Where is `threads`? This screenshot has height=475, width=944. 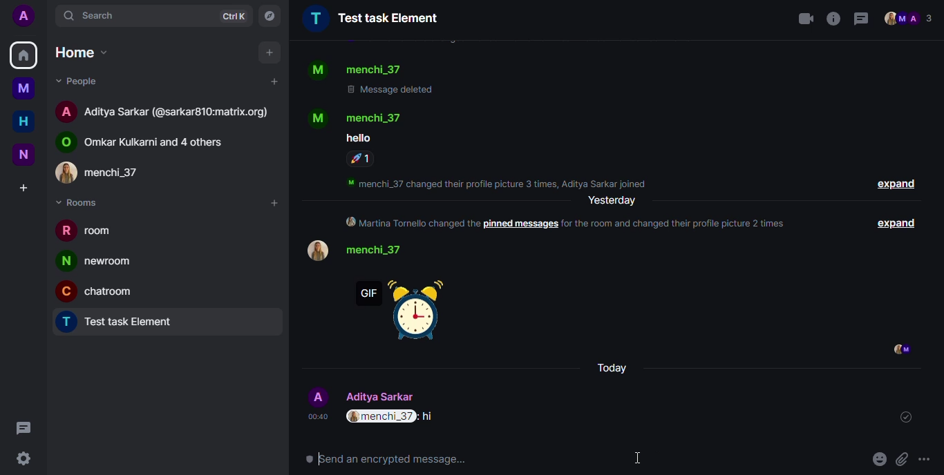 threads is located at coordinates (24, 429).